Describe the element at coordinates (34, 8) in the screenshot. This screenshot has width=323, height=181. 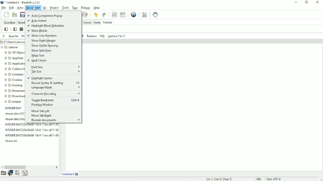
I see `Cursor on Document` at that location.